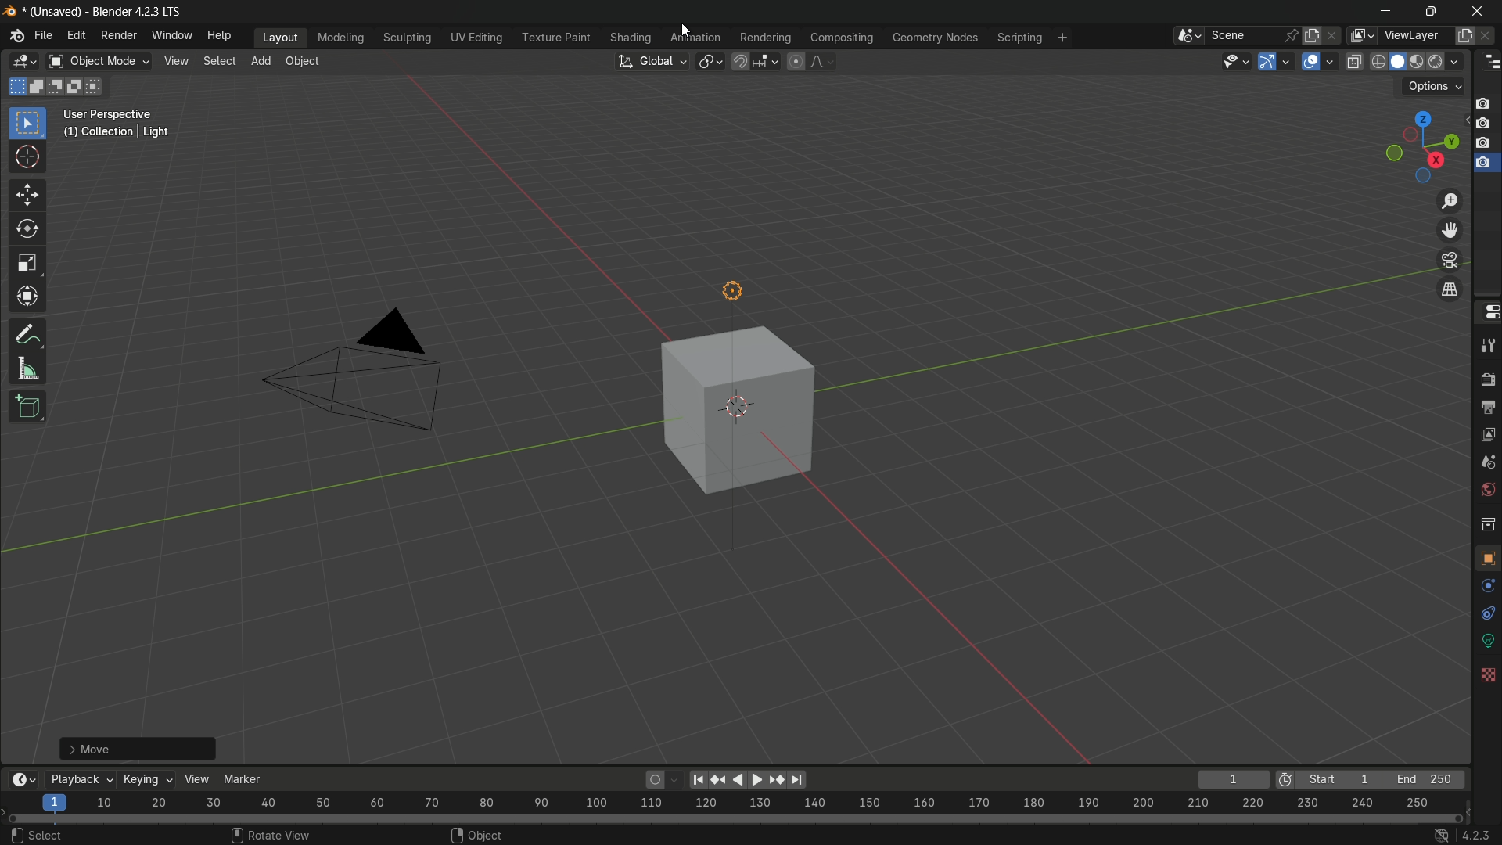  Describe the element at coordinates (1231, 778) in the screenshot. I see `current key frame` at that location.